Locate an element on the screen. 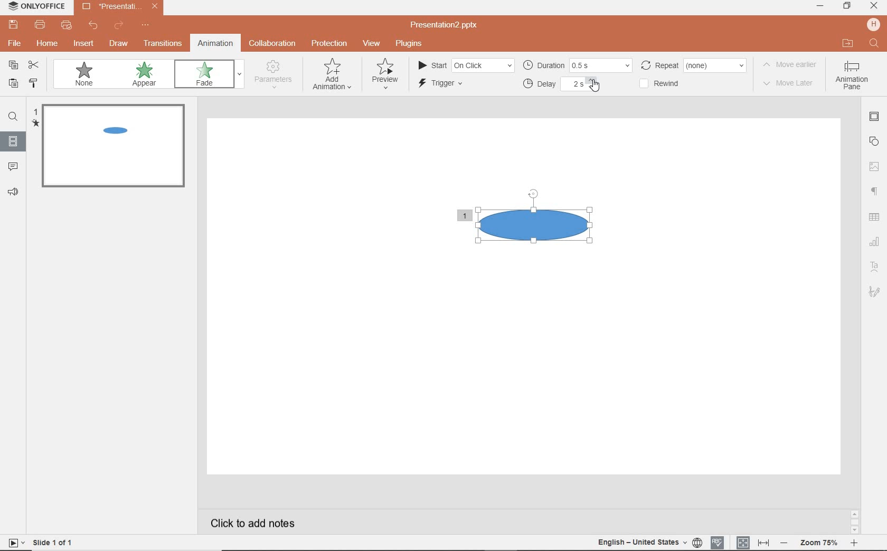 This screenshot has height=551, width=887. duration is located at coordinates (579, 65).